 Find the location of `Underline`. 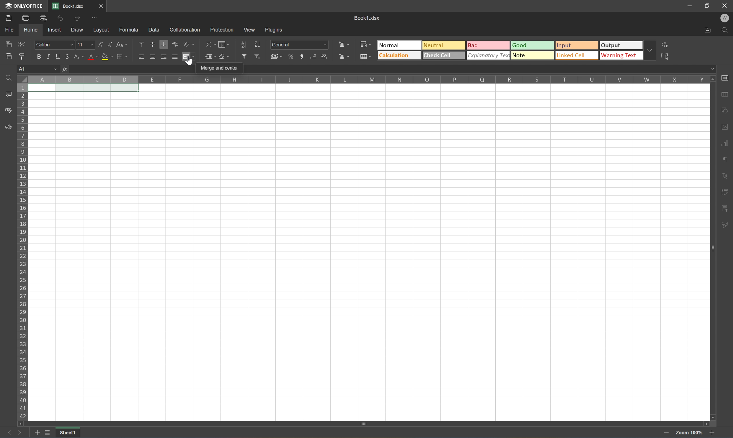

Underline is located at coordinates (59, 57).